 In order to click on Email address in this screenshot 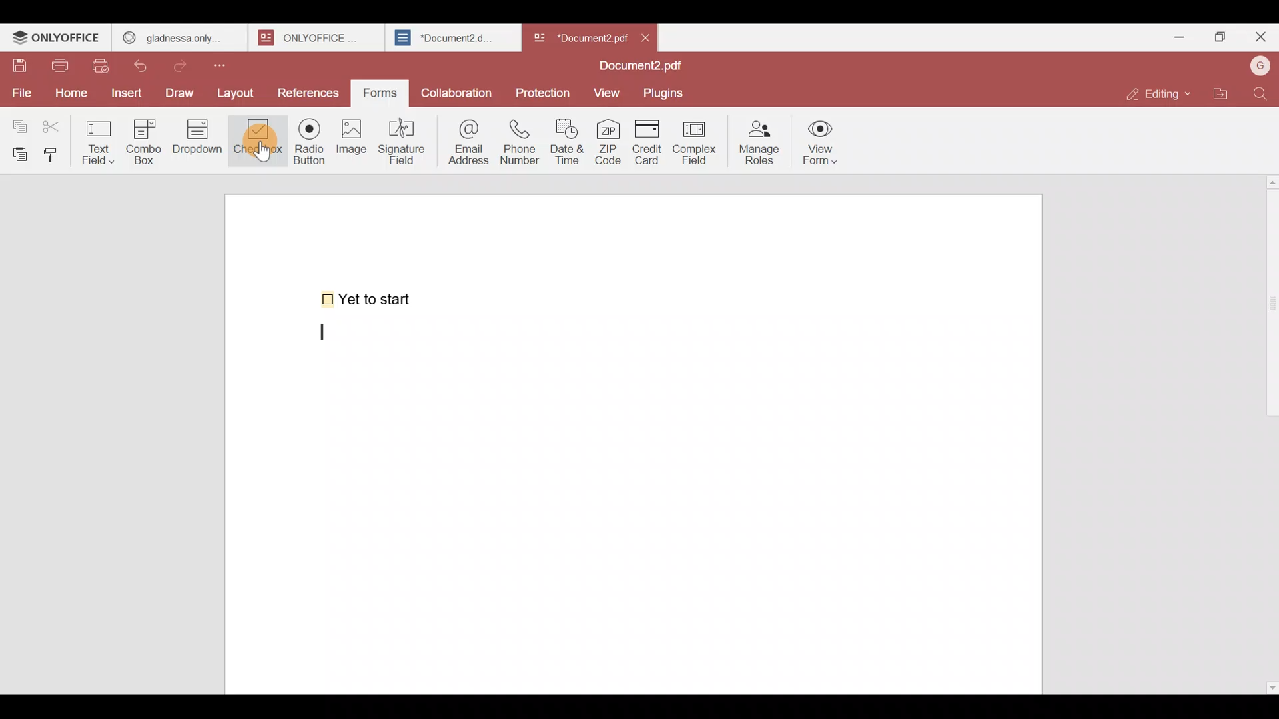, I will do `click(466, 140)`.